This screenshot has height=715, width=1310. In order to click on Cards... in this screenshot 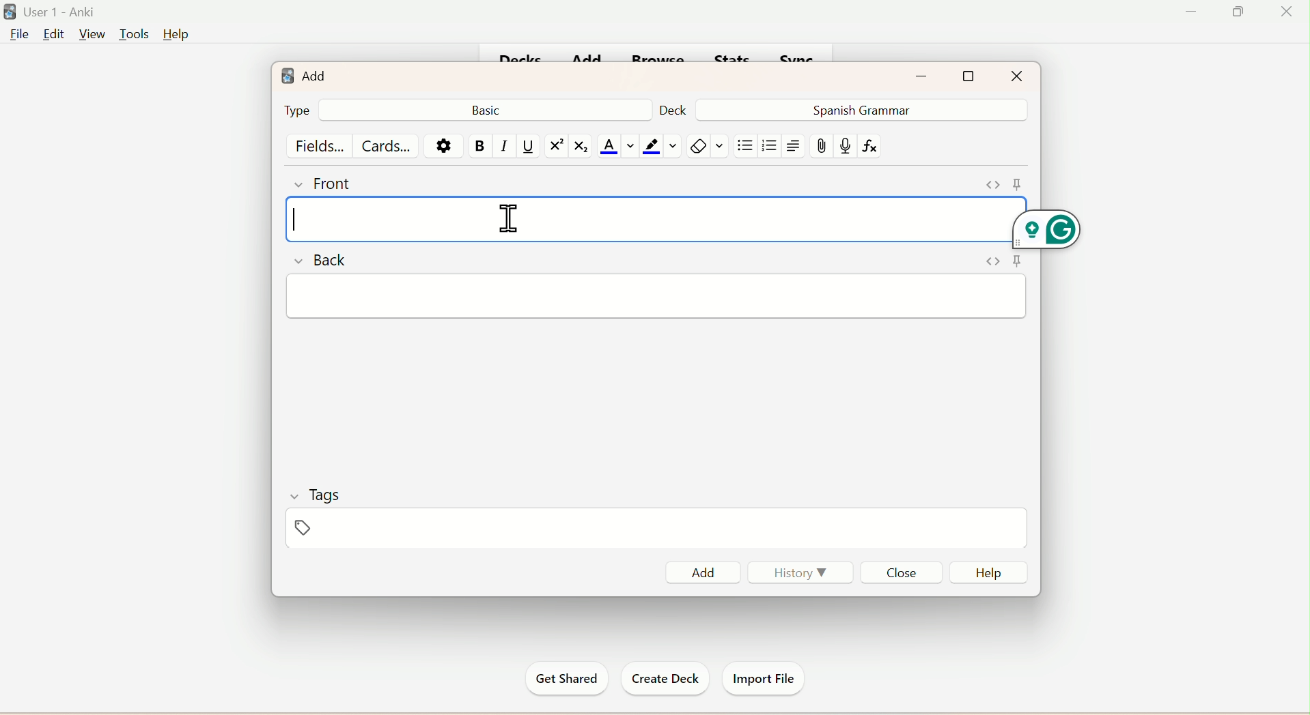, I will do `click(389, 145)`.